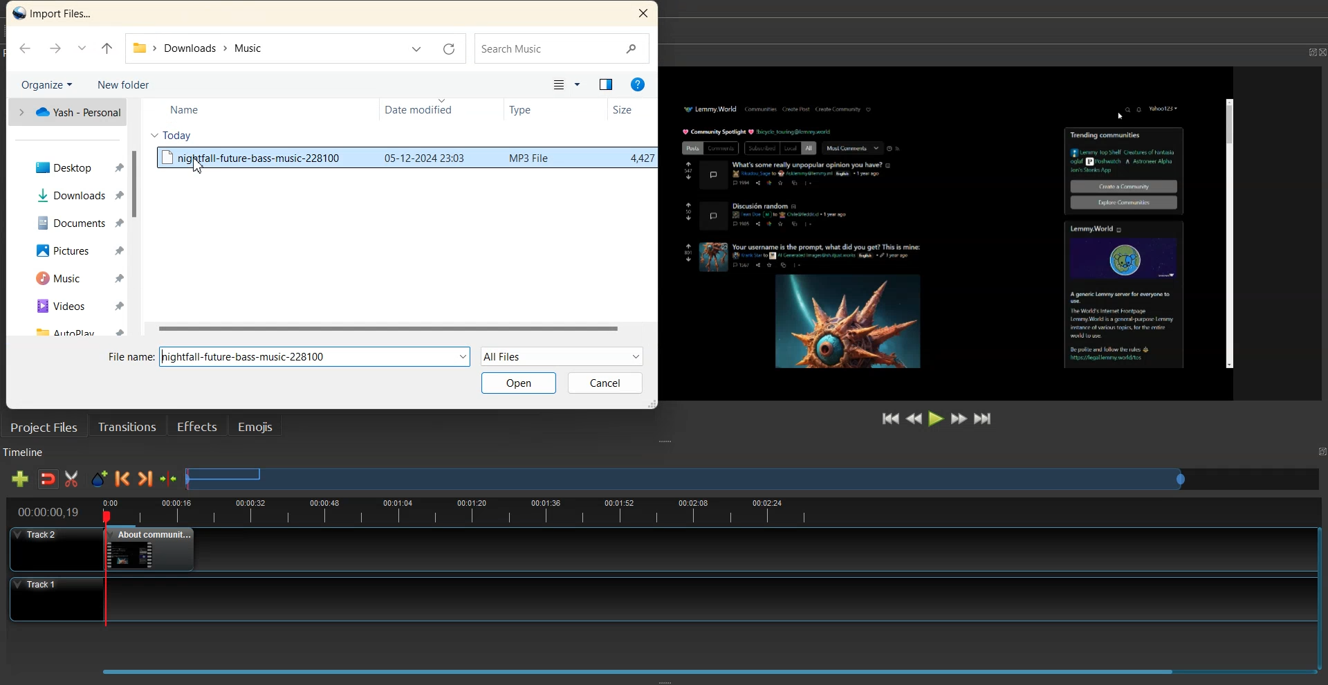 This screenshot has height=685, width=1328. What do you see at coordinates (430, 109) in the screenshot?
I see `Date modified` at bounding box center [430, 109].